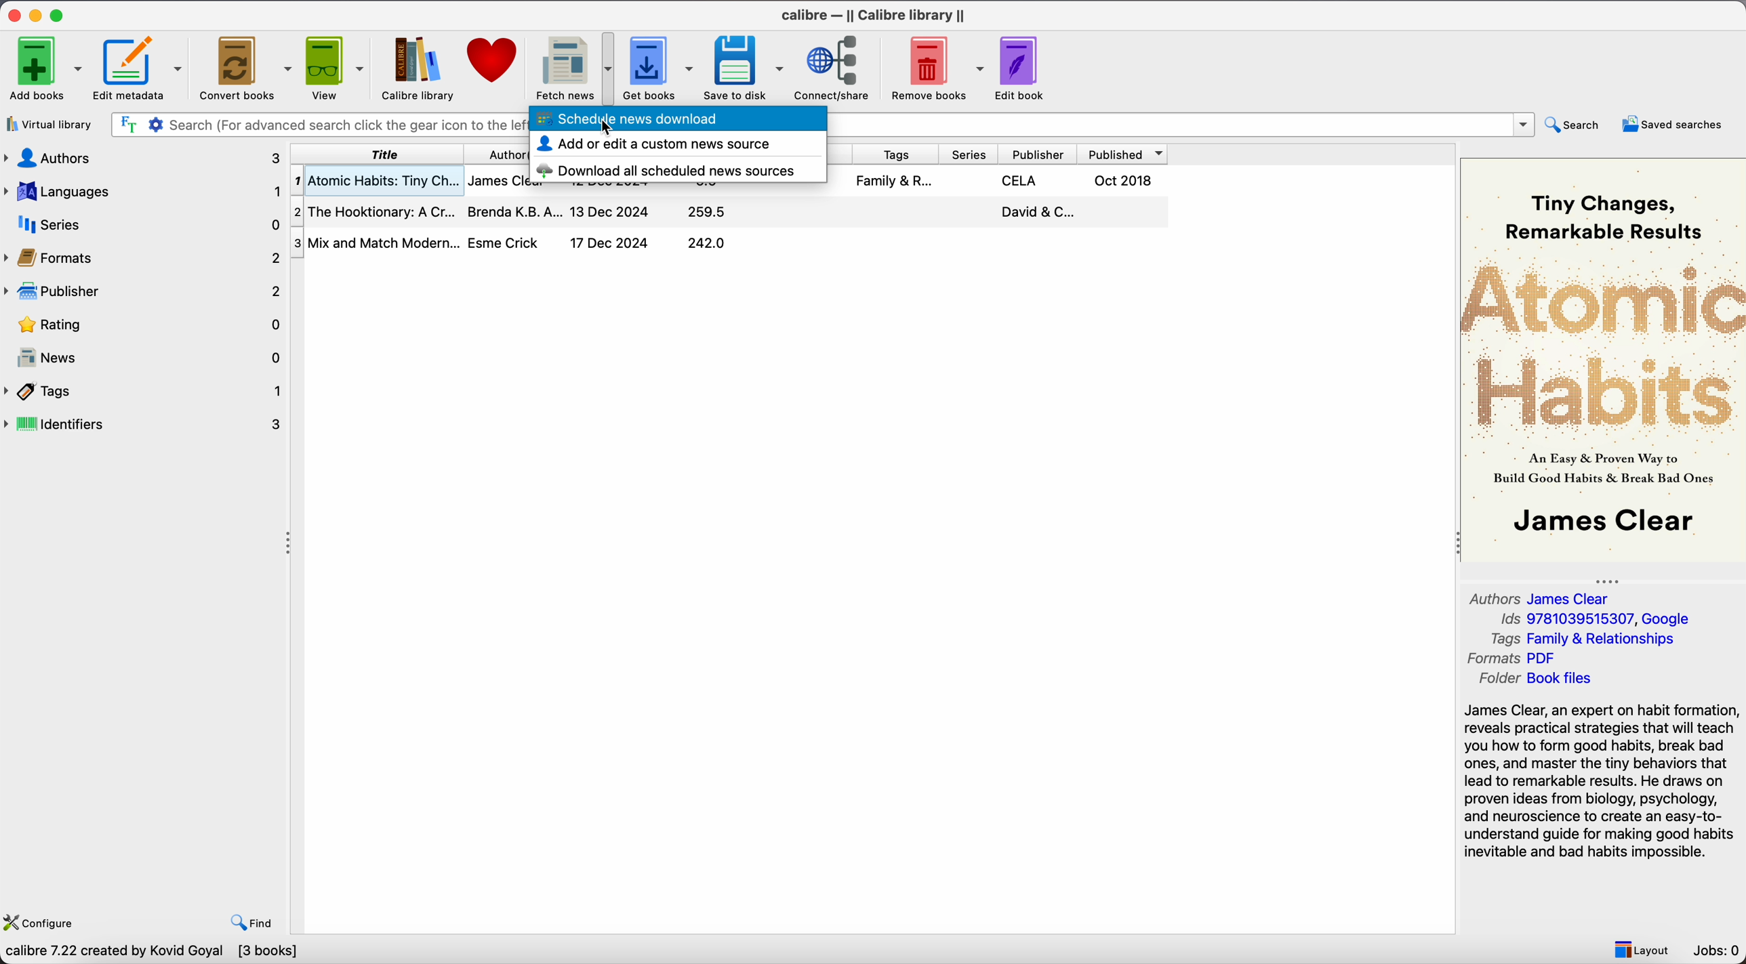 The image size is (1746, 964). I want to click on synopsis, so click(1603, 782).